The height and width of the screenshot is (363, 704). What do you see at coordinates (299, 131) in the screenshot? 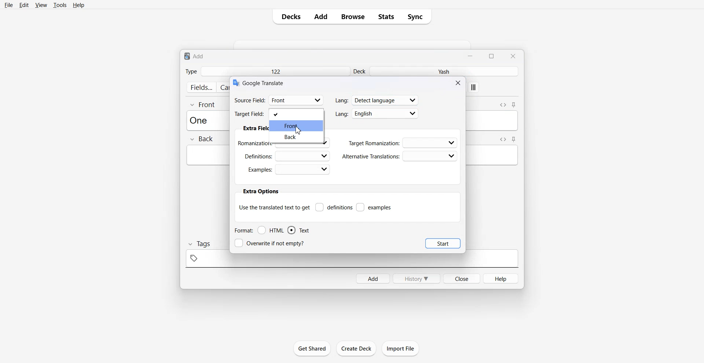
I see `cursor` at bounding box center [299, 131].